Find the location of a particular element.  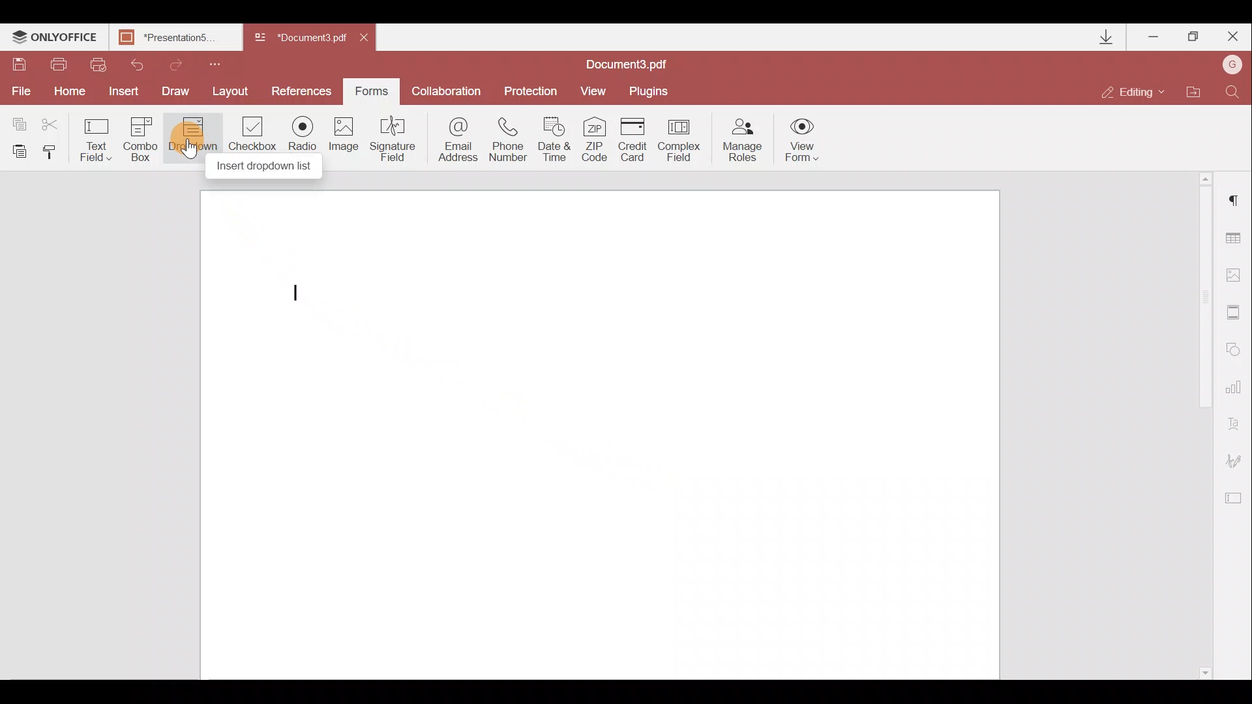

Form settings is located at coordinates (1239, 497).